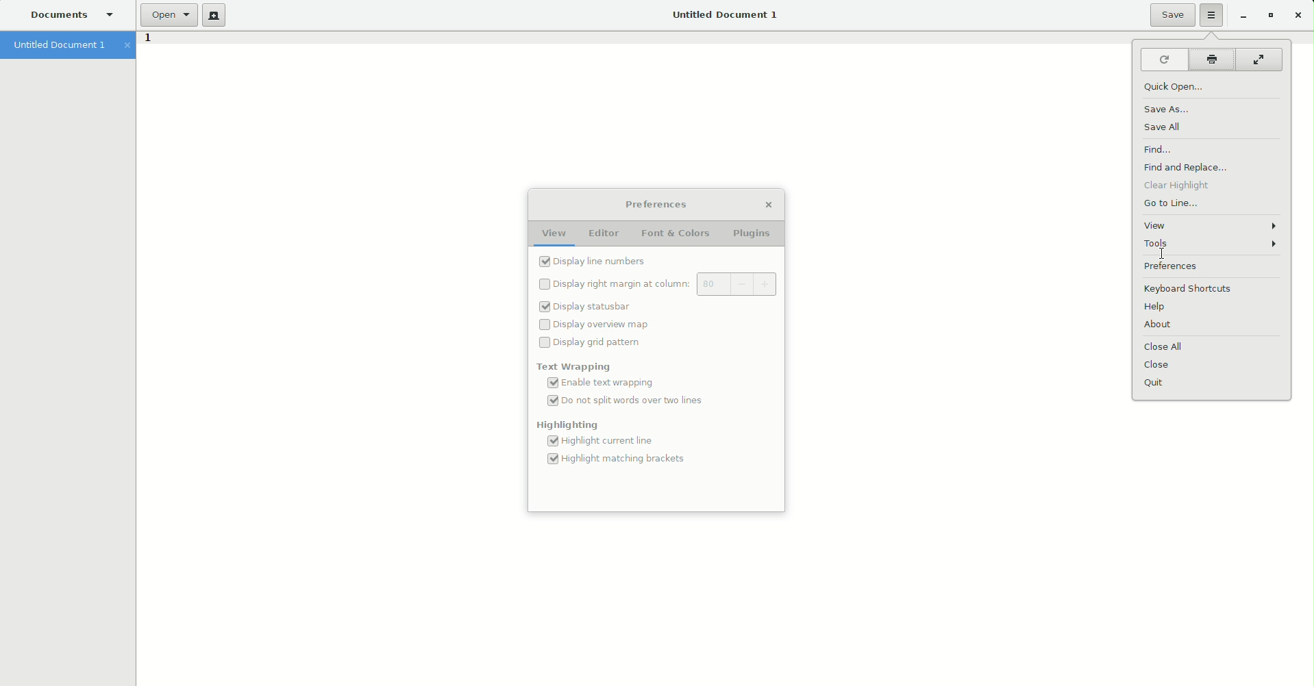 Image resolution: width=1314 pixels, height=686 pixels. What do you see at coordinates (1209, 60) in the screenshot?
I see `Print` at bounding box center [1209, 60].